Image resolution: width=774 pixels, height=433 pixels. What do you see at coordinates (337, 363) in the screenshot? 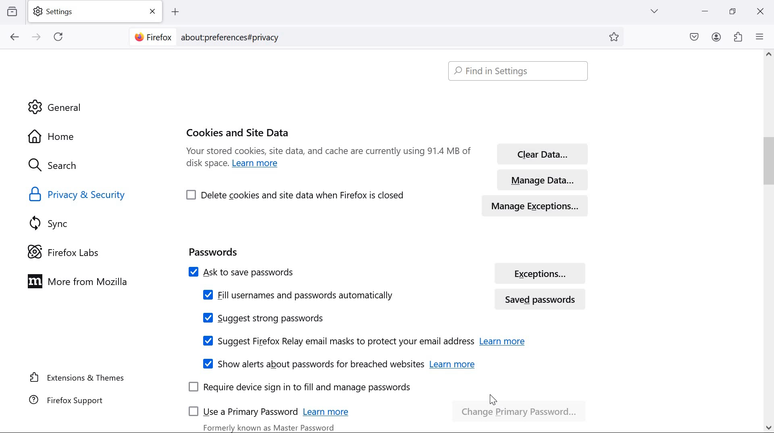
I see `Show alerts about passwords for breached websites Learn more` at bounding box center [337, 363].